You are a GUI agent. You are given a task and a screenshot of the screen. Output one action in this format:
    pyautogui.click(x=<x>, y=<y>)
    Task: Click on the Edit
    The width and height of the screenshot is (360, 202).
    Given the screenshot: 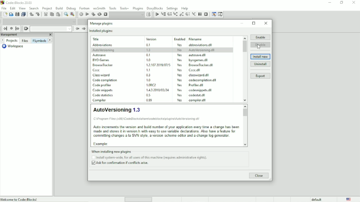 What is the action you would take?
    pyautogui.click(x=13, y=8)
    